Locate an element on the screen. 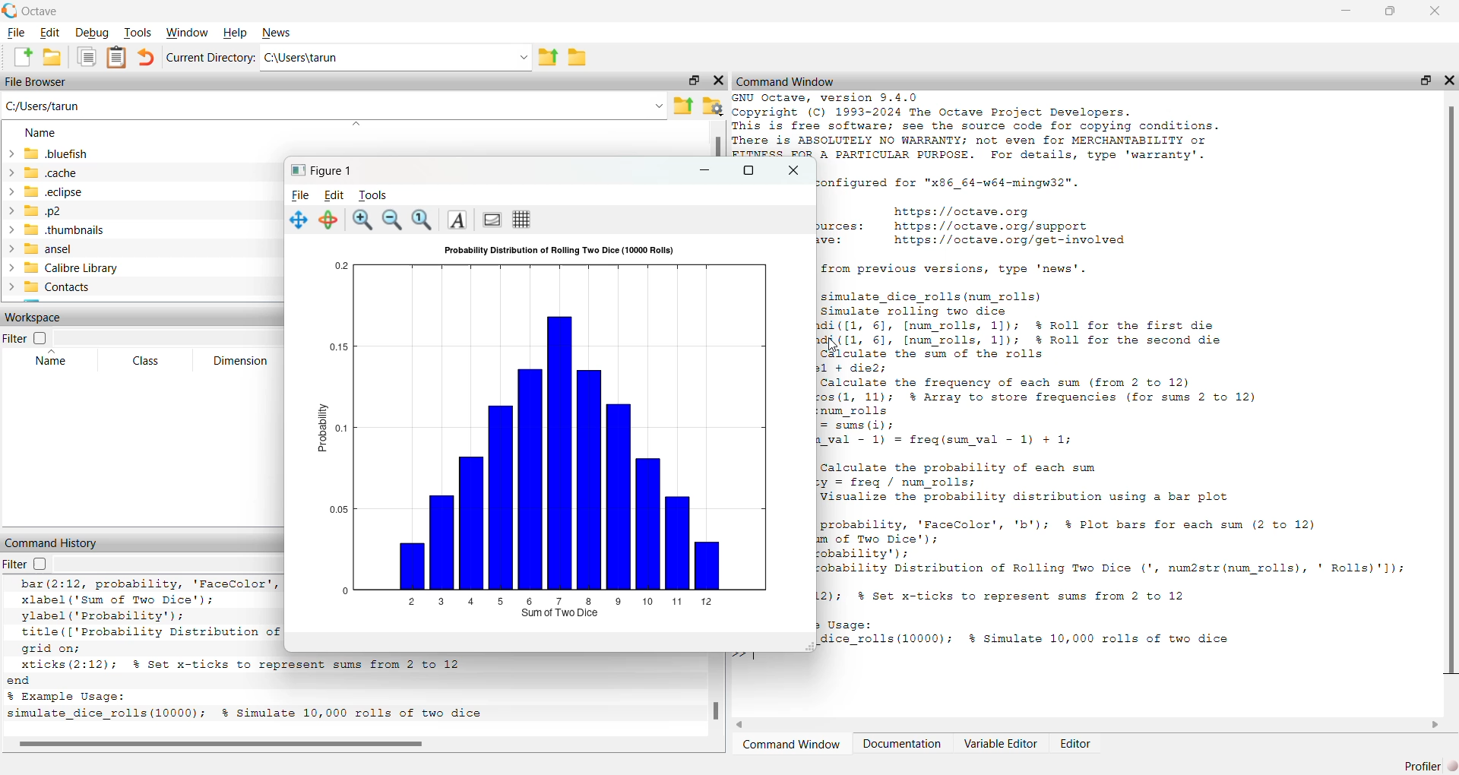 The height and width of the screenshot is (775, 1459). Tools is located at coordinates (136, 32).